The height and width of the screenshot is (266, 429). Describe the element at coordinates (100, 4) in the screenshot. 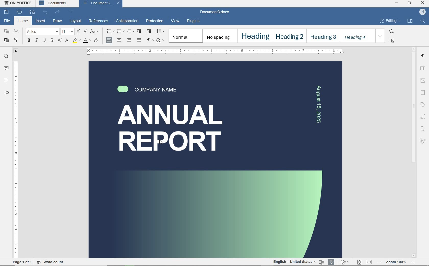

I see `Document3` at that location.